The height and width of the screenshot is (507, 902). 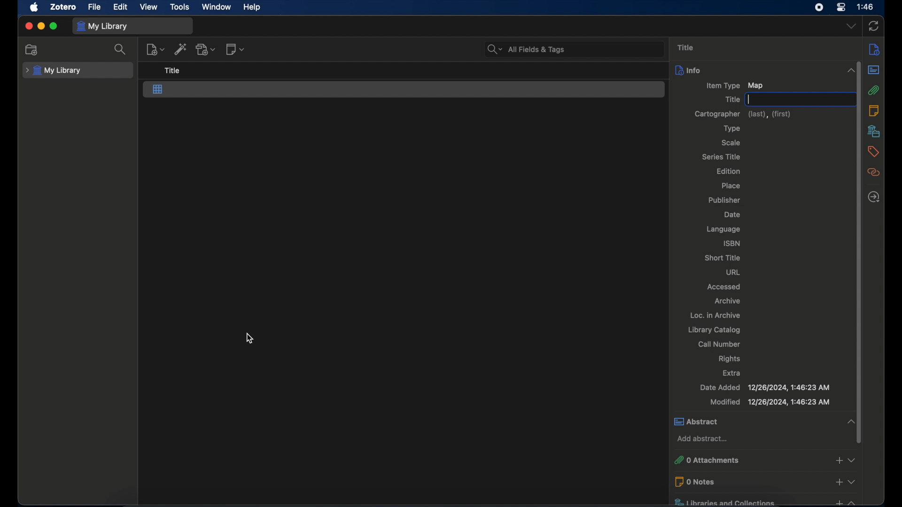 What do you see at coordinates (724, 230) in the screenshot?
I see `language` at bounding box center [724, 230].